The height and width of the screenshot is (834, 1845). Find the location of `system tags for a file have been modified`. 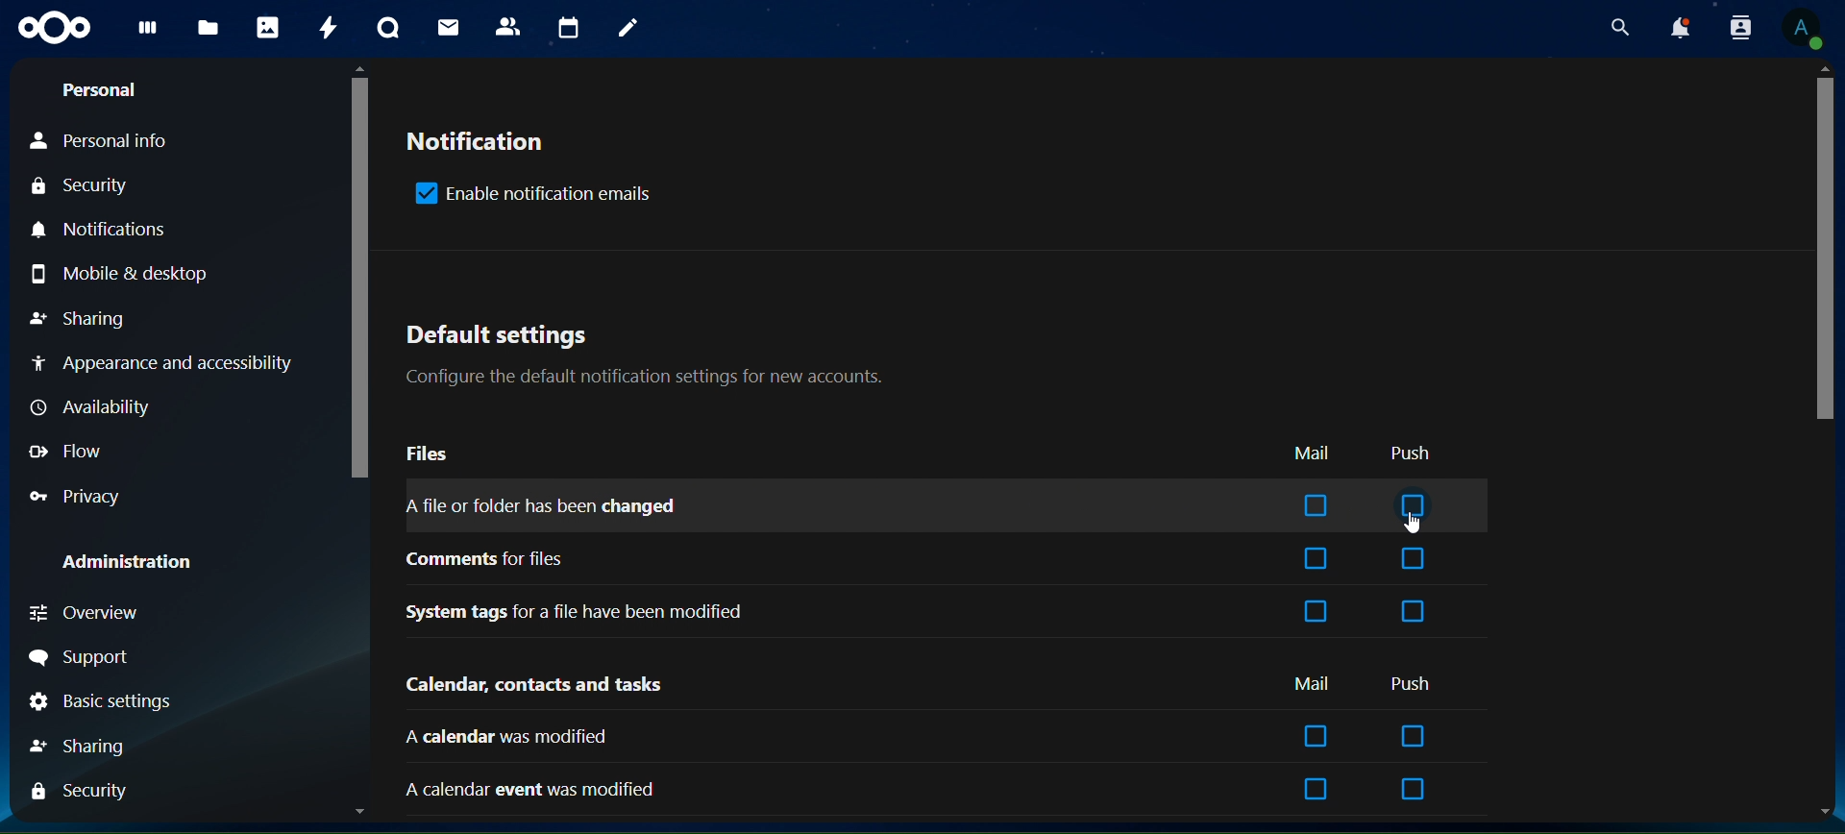

system tags for a file have been modified is located at coordinates (581, 611).